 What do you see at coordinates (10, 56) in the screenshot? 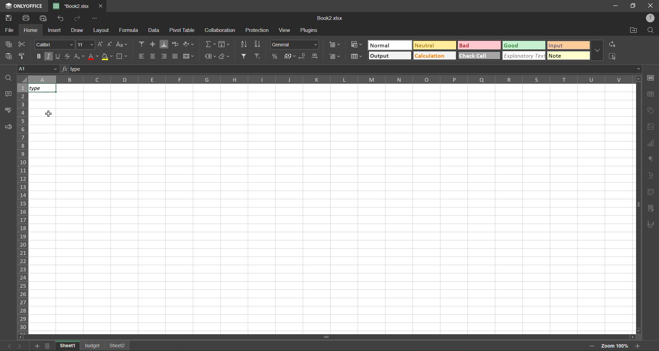
I see `paste` at bounding box center [10, 56].